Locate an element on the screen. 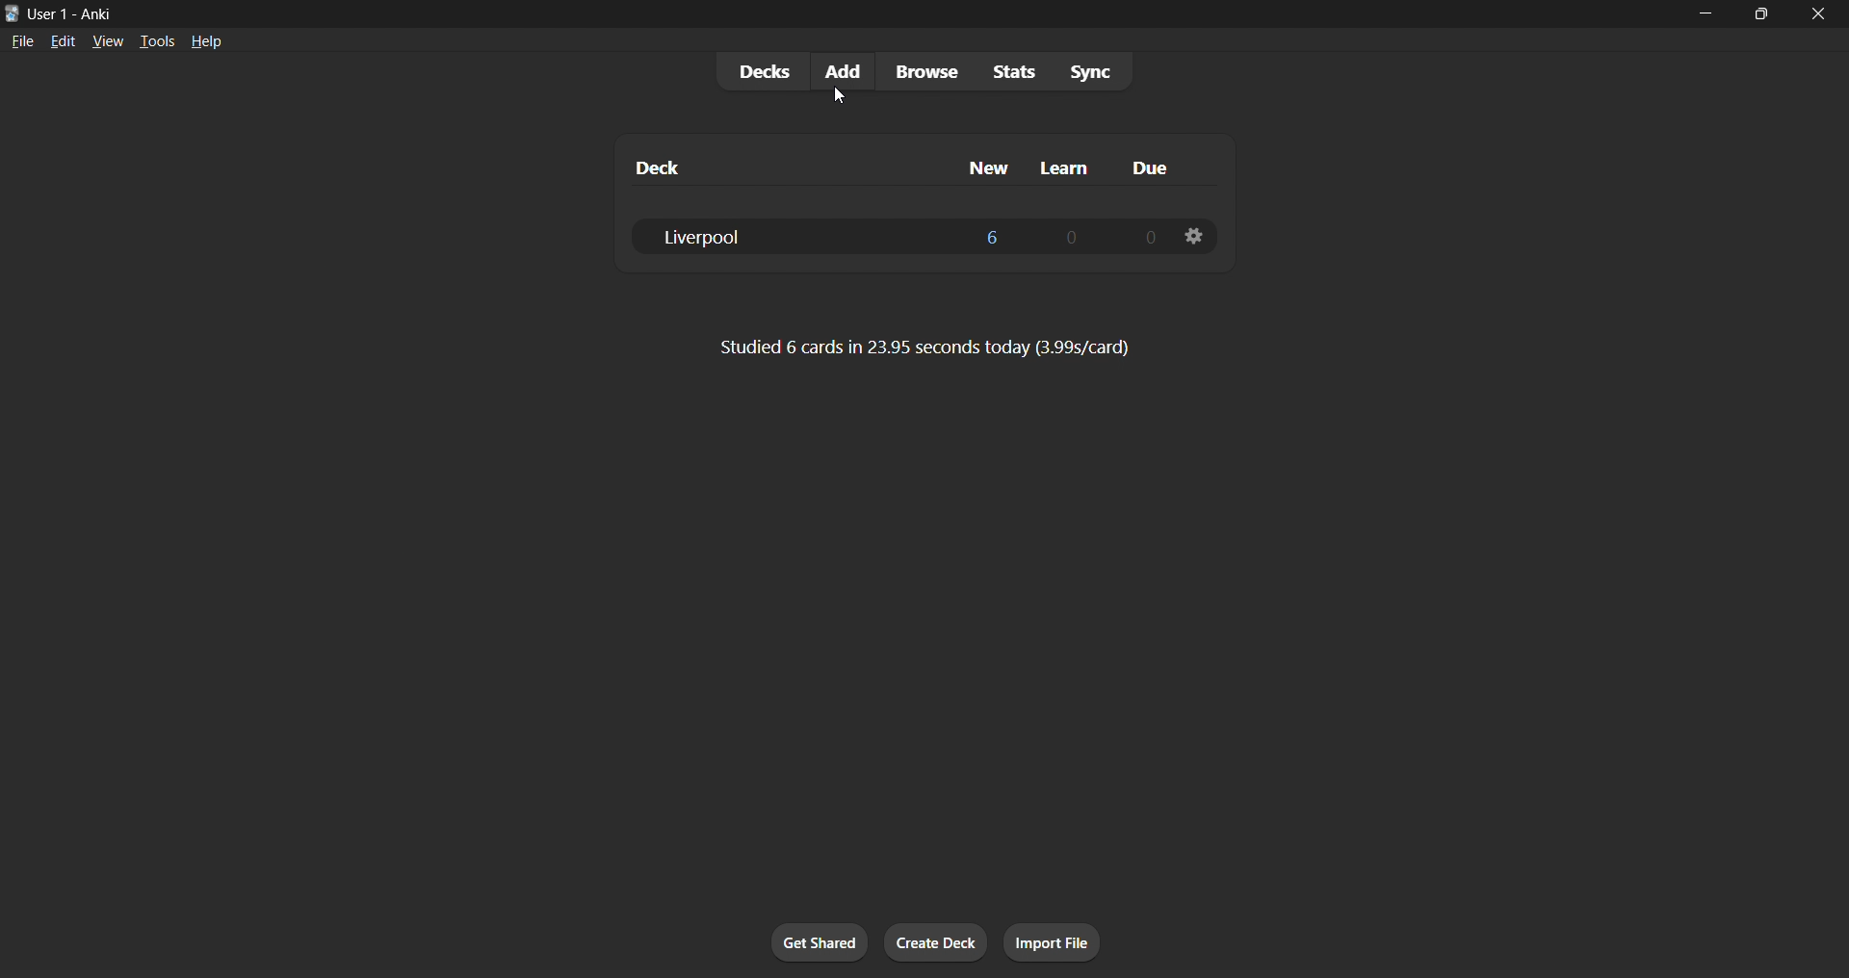 This screenshot has width=1849, height=978. edit is located at coordinates (64, 40).